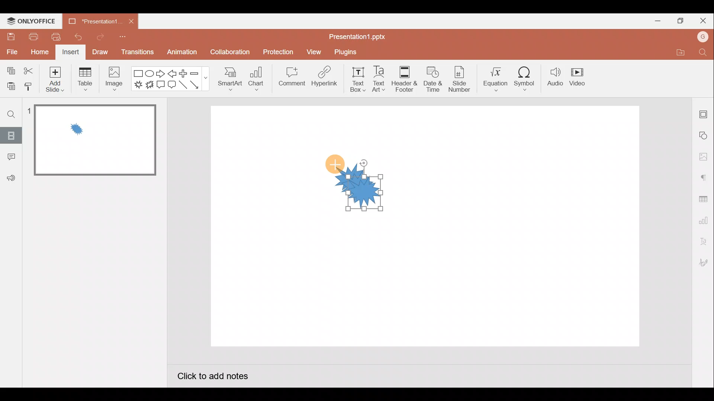  I want to click on Paragraph settings, so click(704, 176).